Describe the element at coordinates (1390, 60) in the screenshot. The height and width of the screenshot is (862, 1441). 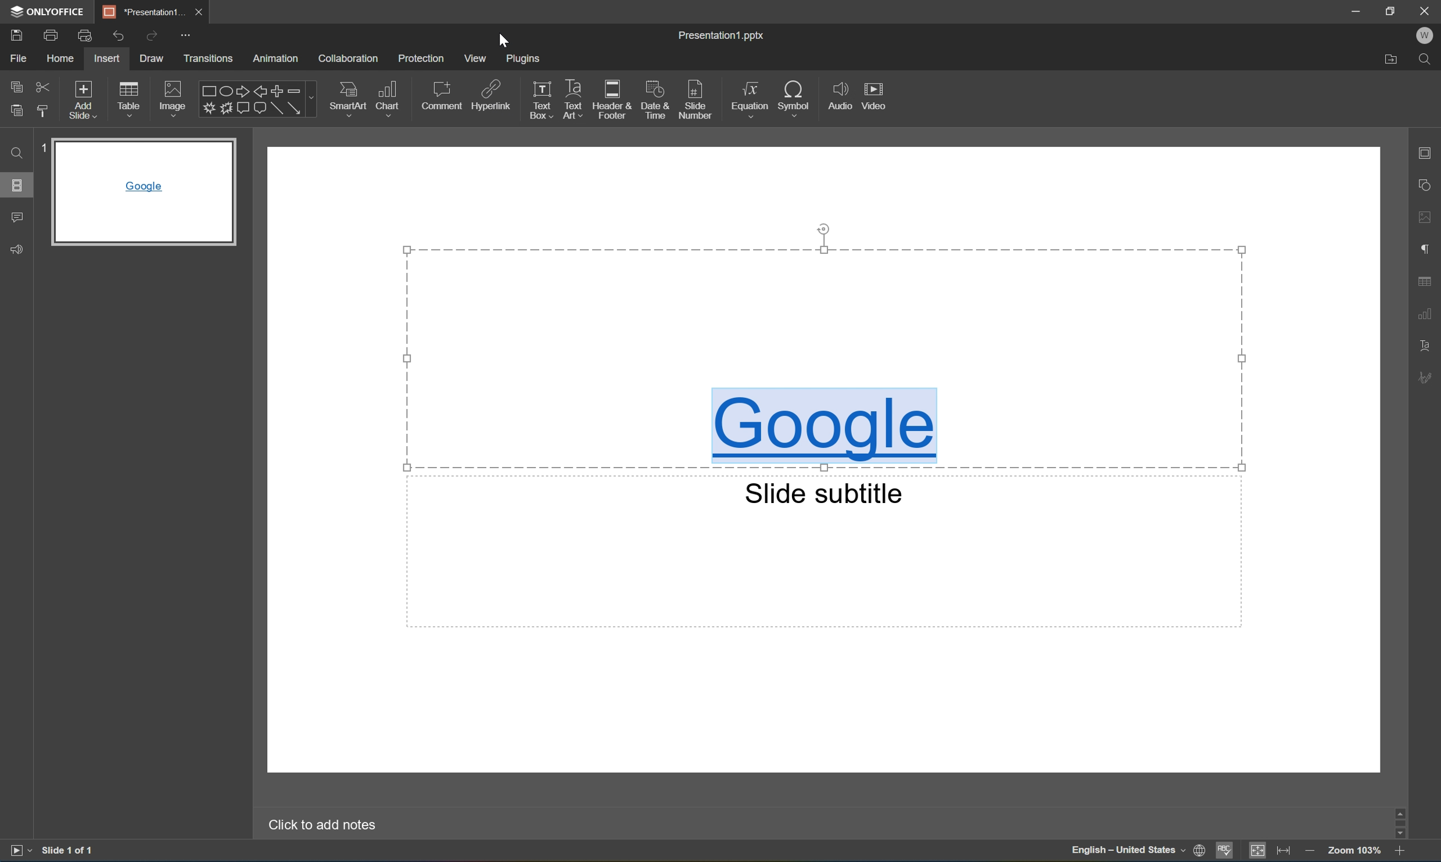
I see `Open file location` at that location.